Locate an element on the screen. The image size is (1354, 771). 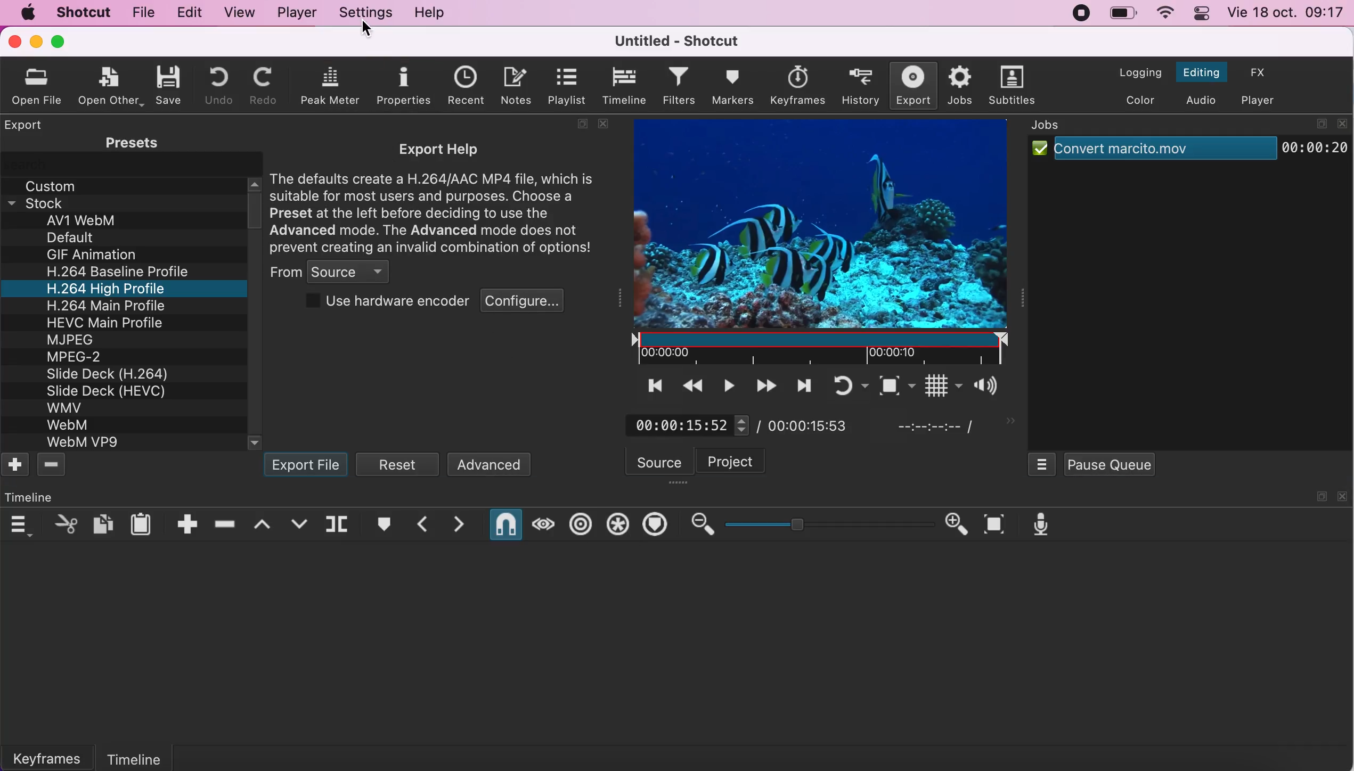
H.264 Baseline Profile is located at coordinates (123, 270).